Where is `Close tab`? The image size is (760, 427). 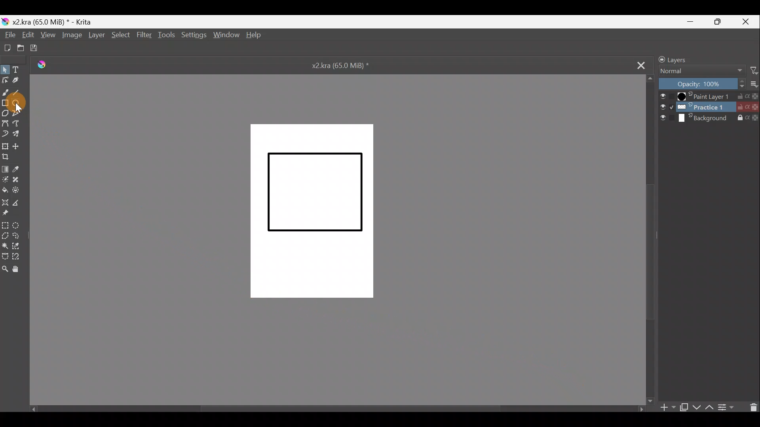
Close tab is located at coordinates (640, 65).